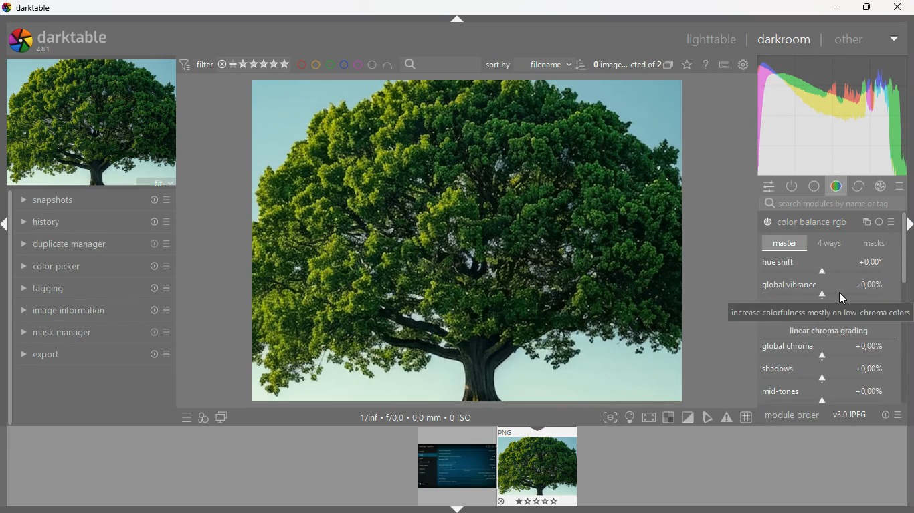 The image size is (914, 513). I want to click on doubt, so click(707, 65).